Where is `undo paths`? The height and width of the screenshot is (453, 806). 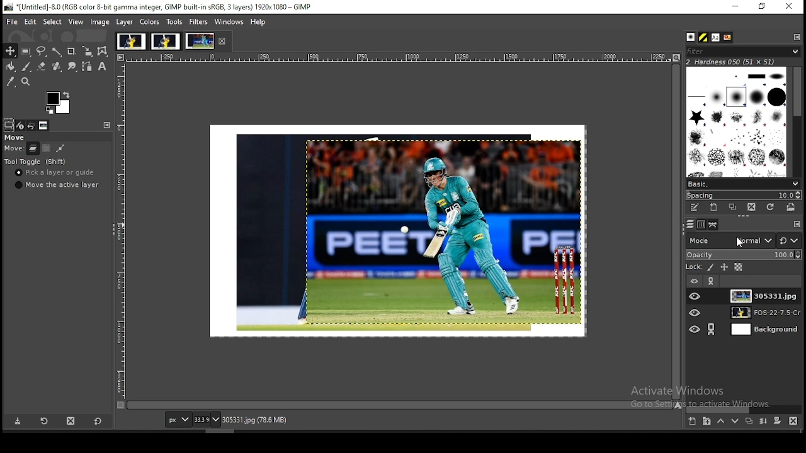
undo paths is located at coordinates (60, 148).